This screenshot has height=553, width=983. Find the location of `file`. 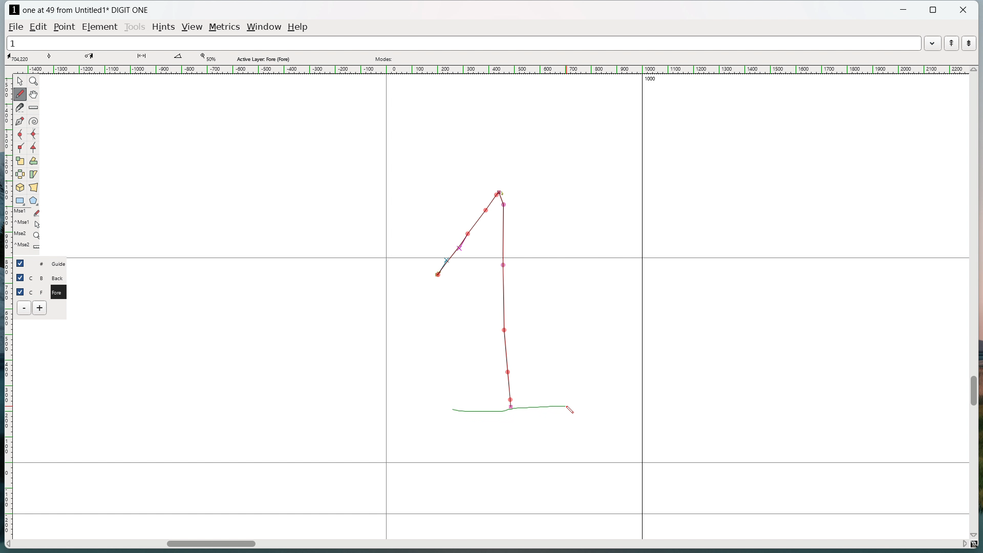

file is located at coordinates (16, 26).